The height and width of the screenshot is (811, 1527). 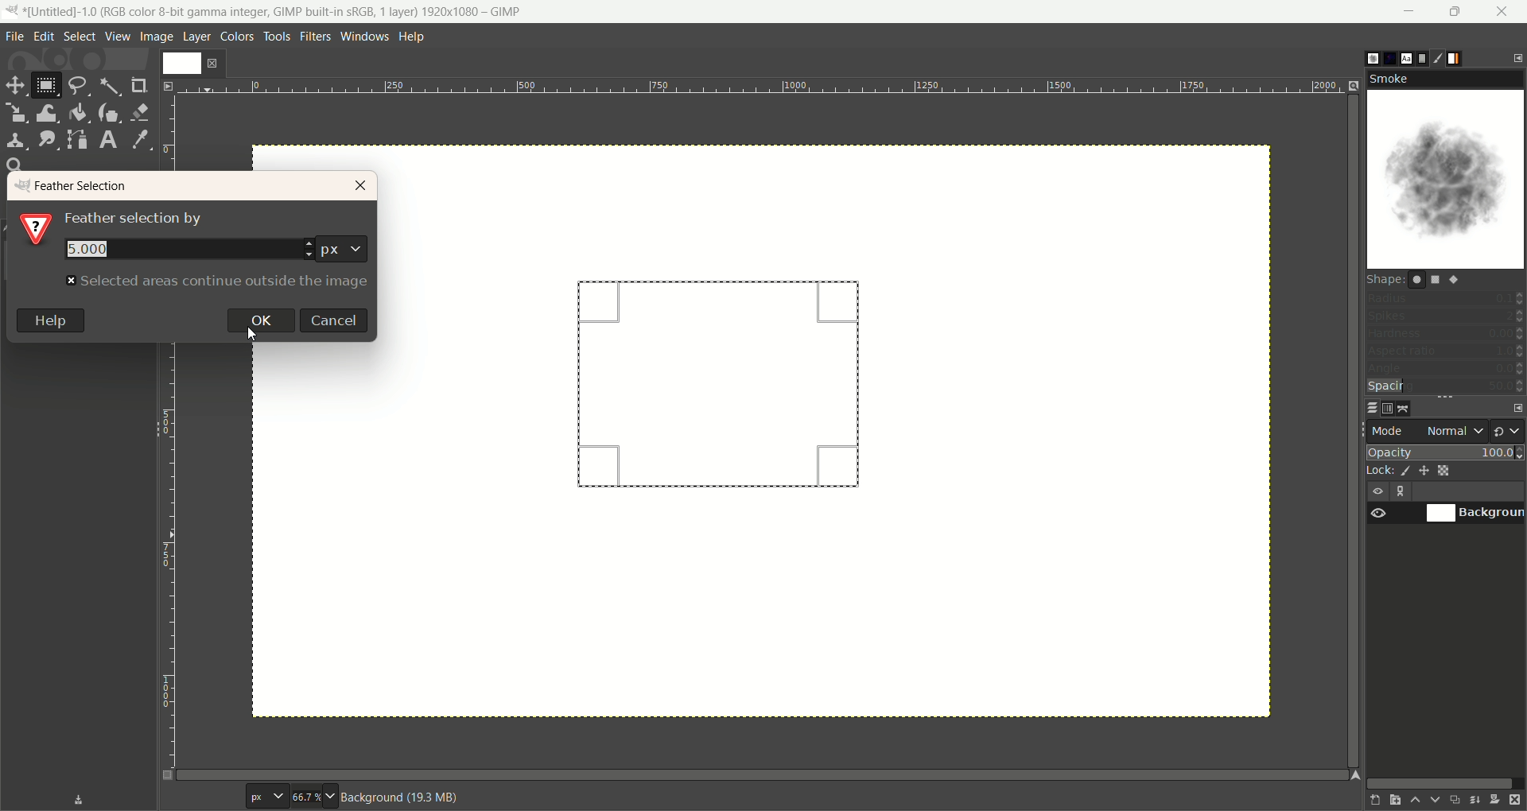 What do you see at coordinates (14, 84) in the screenshot?
I see `move tool` at bounding box center [14, 84].